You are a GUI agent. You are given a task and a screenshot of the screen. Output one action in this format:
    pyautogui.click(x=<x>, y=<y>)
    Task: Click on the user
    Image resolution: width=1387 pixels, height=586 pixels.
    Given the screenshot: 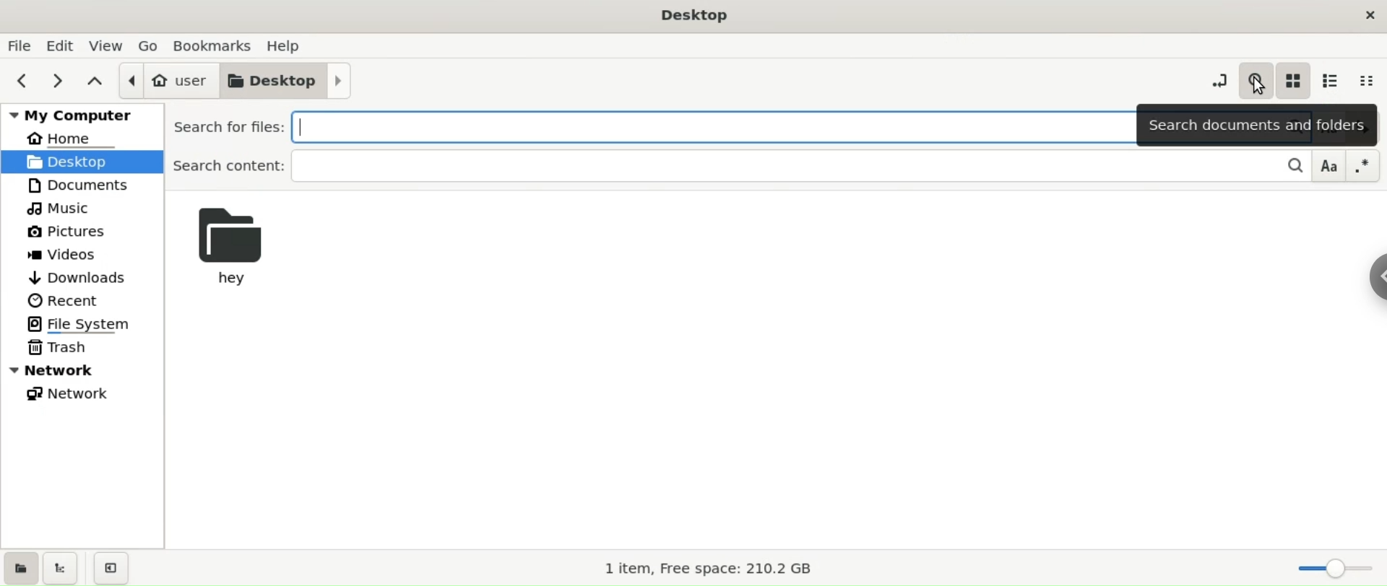 What is the action you would take?
    pyautogui.click(x=162, y=80)
    